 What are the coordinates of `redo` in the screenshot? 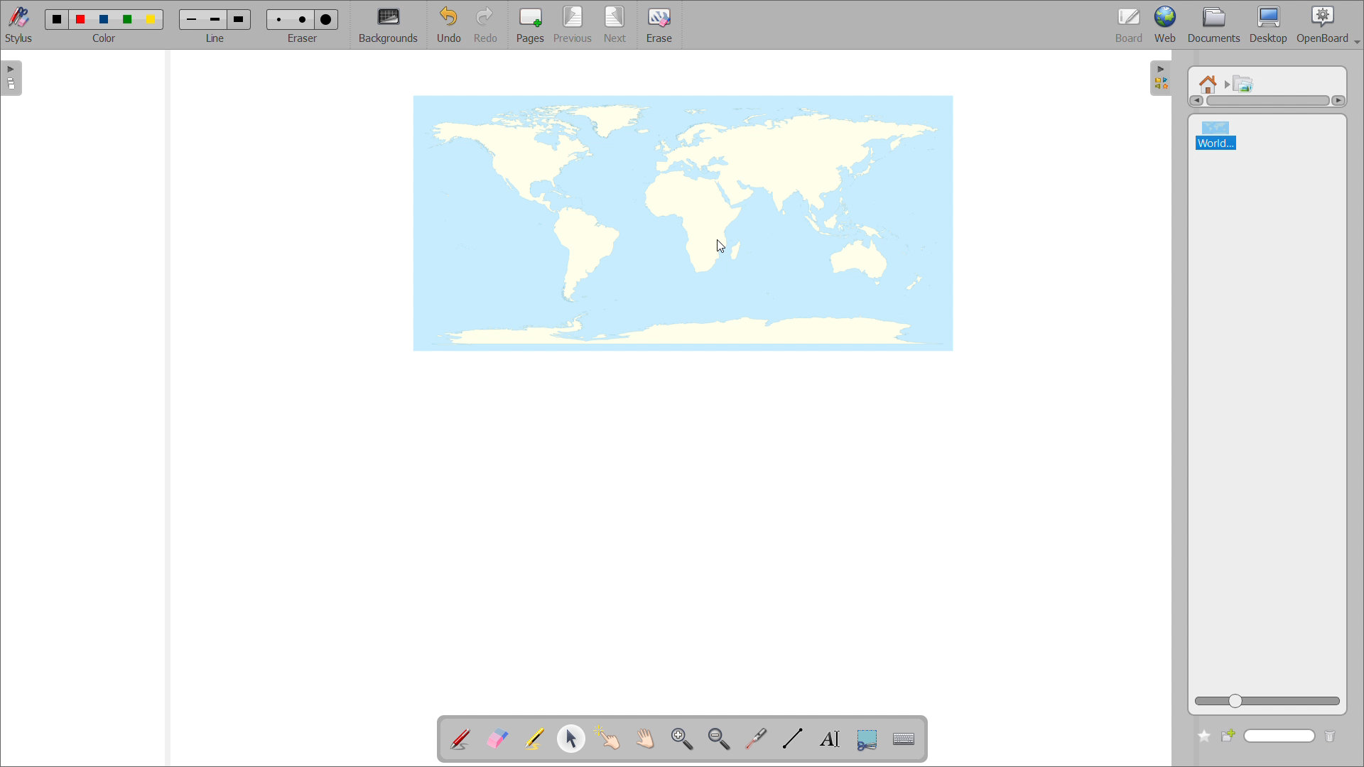 It's located at (485, 25).